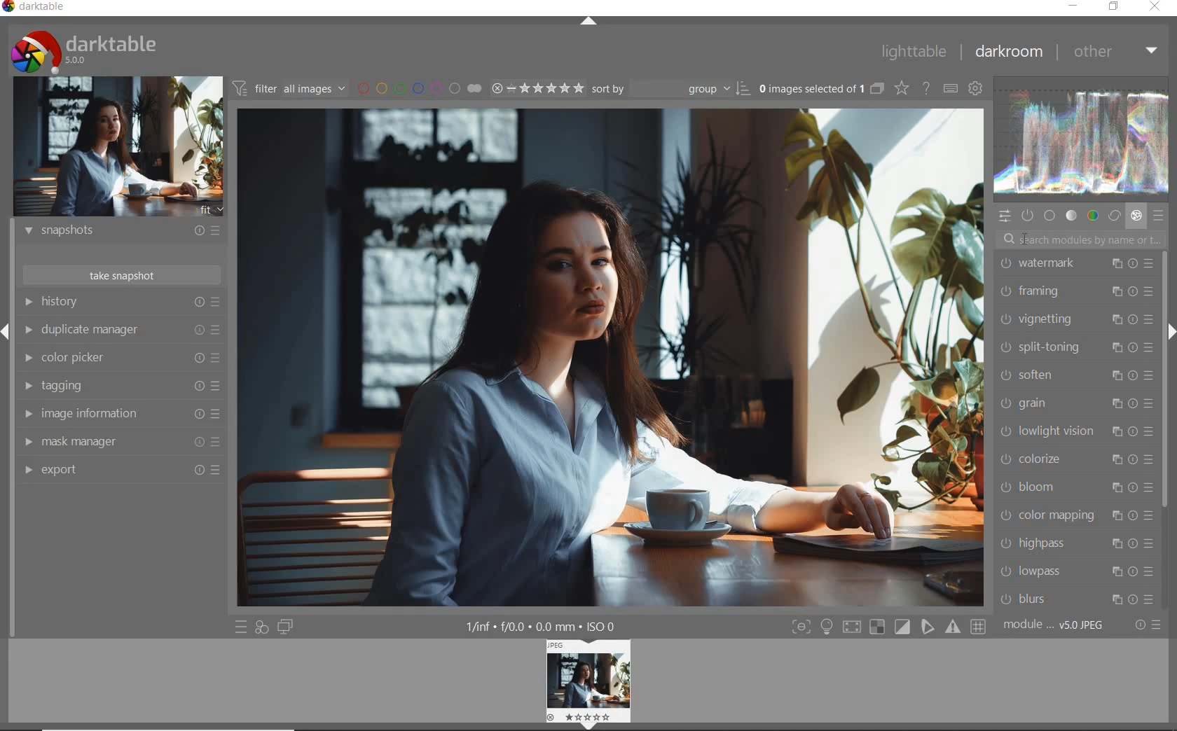 The image size is (1177, 731). I want to click on correct, so click(1113, 216).